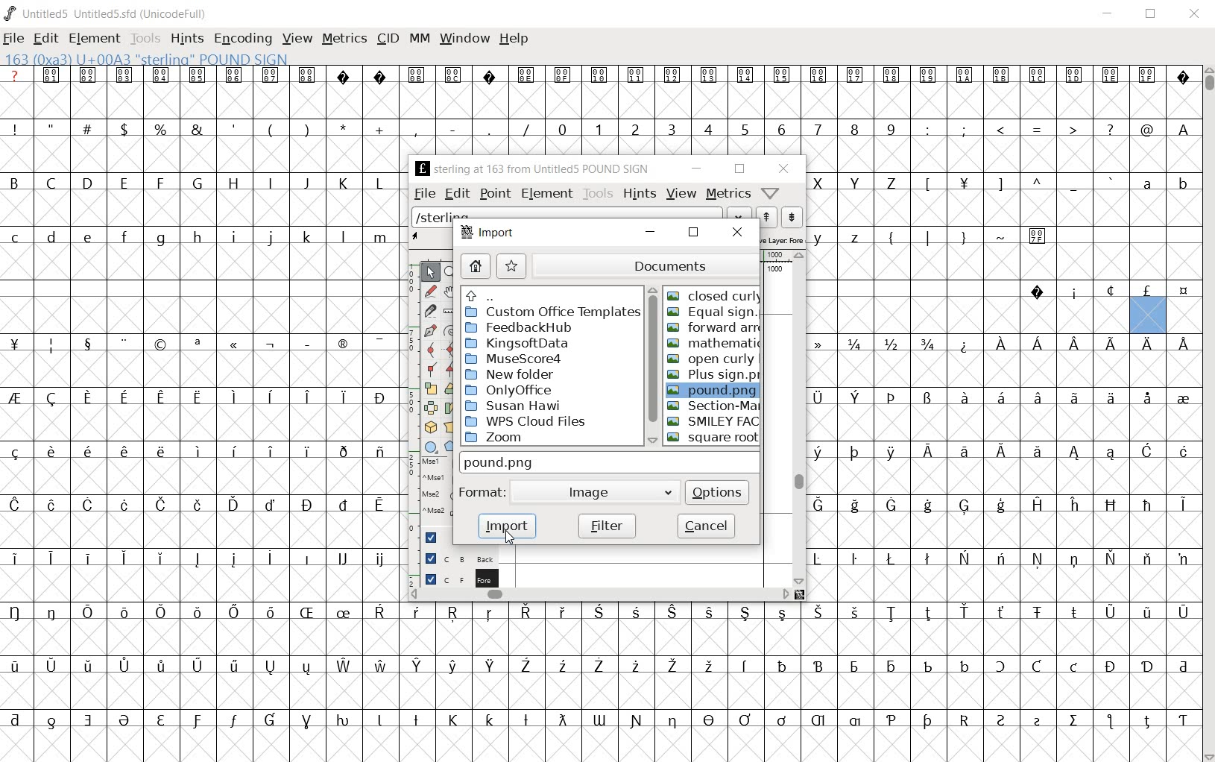 The width and height of the screenshot is (1215, 762). What do you see at coordinates (1181, 128) in the screenshot?
I see `A` at bounding box center [1181, 128].